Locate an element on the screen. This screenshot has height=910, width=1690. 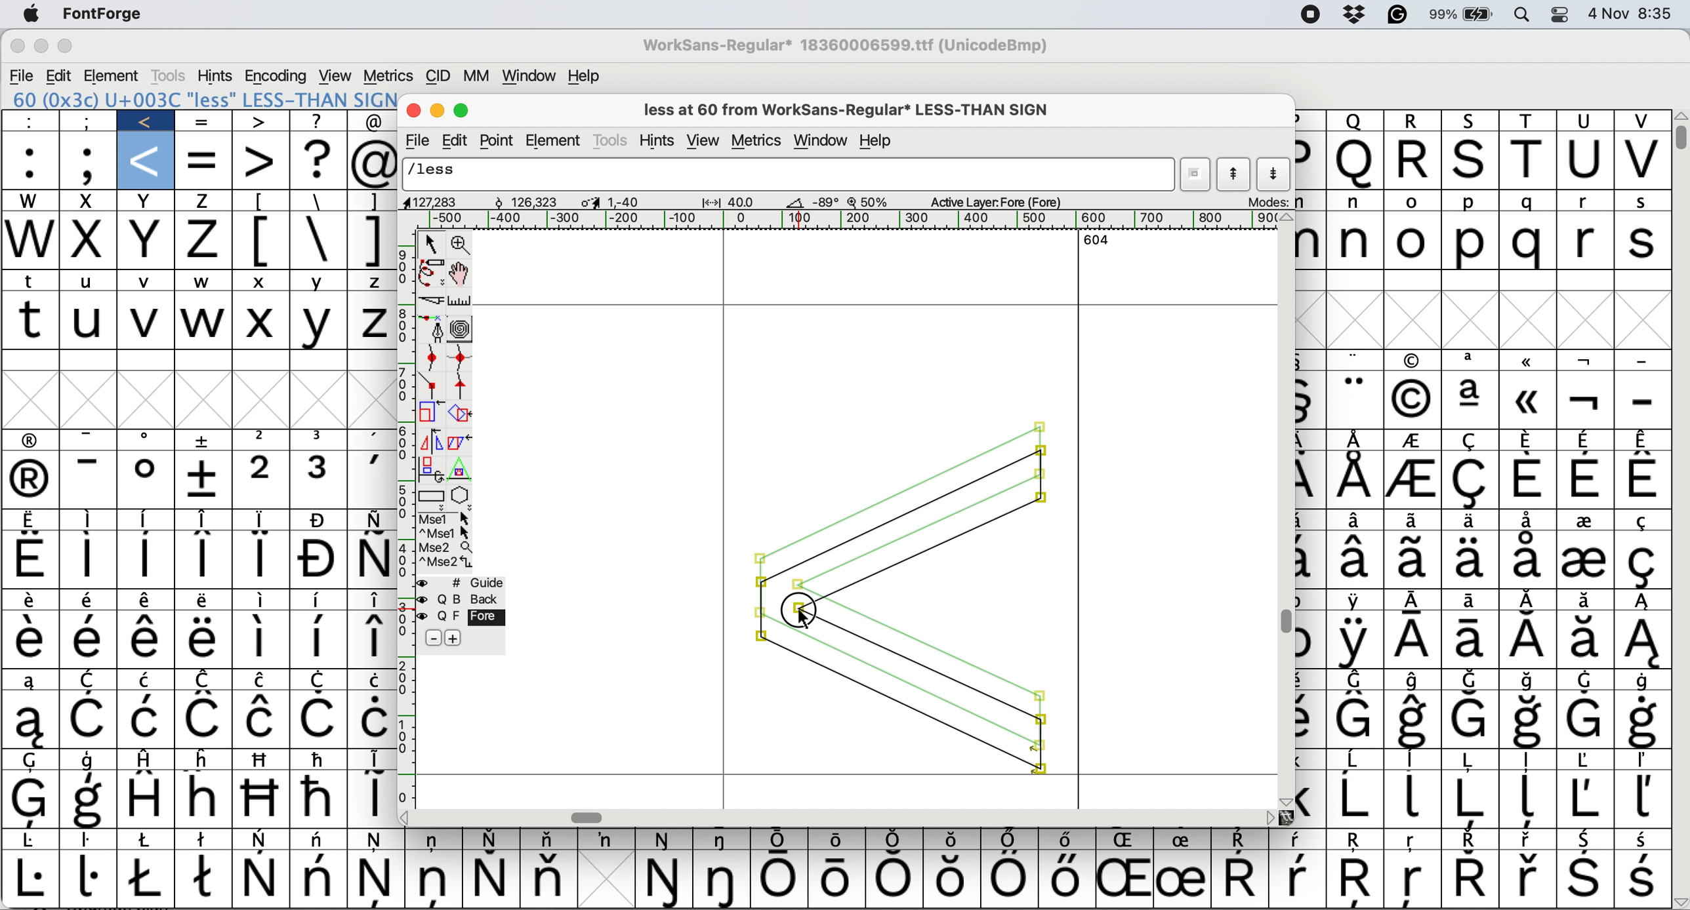
zoom is located at coordinates (462, 243).